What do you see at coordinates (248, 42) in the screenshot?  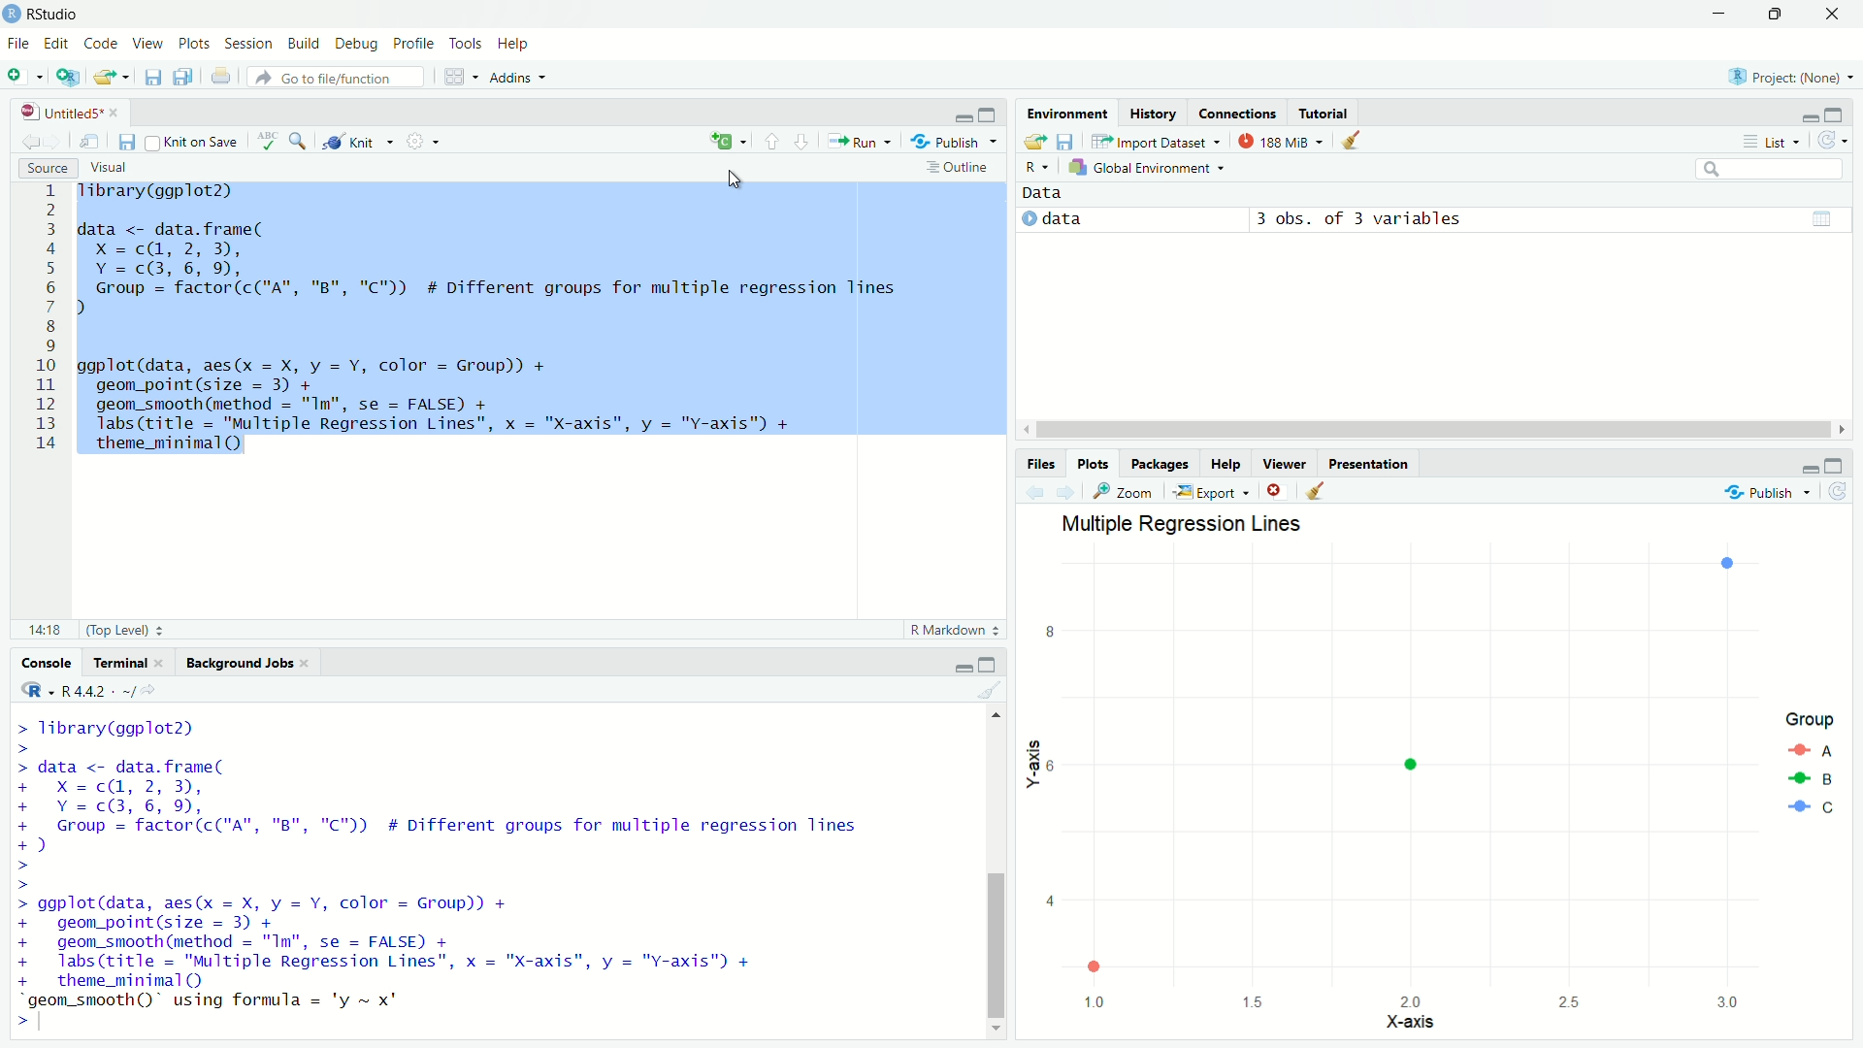 I see `Session` at bounding box center [248, 42].